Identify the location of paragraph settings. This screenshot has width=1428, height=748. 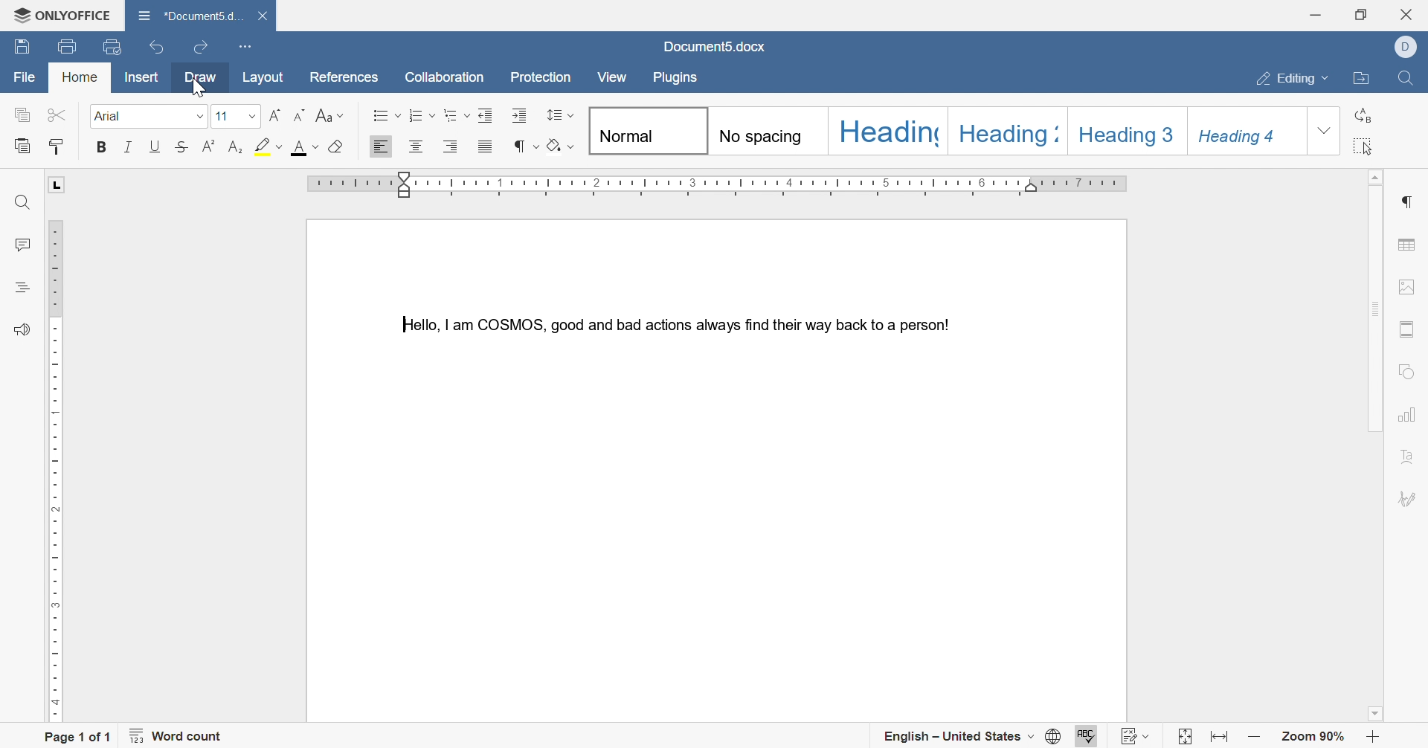
(1410, 201).